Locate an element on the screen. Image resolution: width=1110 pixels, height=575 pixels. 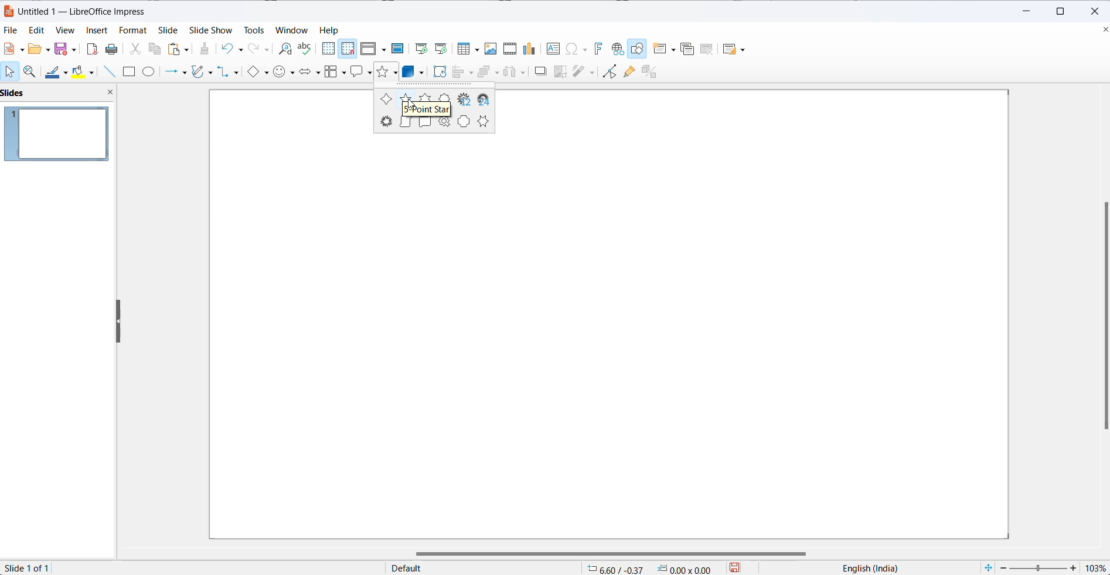
select is located at coordinates (11, 71).